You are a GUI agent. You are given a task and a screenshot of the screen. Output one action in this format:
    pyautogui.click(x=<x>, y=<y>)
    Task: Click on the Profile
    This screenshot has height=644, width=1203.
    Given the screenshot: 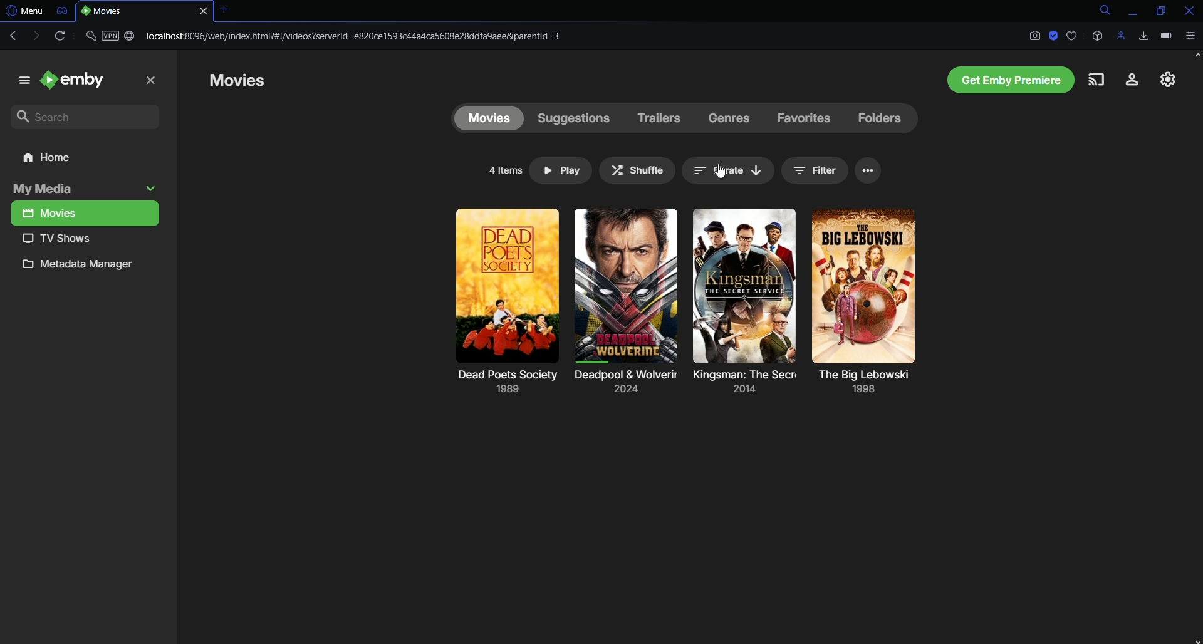 What is the action you would take?
    pyautogui.click(x=1122, y=36)
    